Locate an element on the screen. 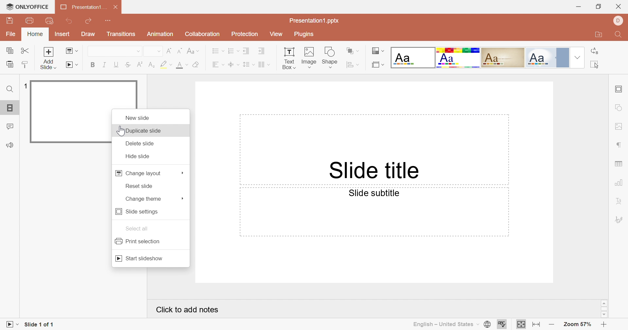 The height and width of the screenshot is (330, 628). Drop Down is located at coordinates (199, 51).